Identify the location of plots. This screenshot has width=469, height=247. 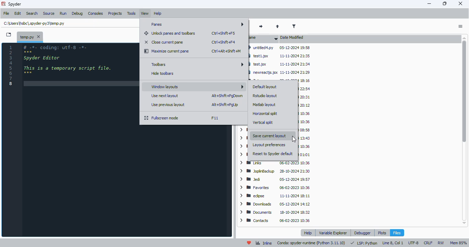
(382, 232).